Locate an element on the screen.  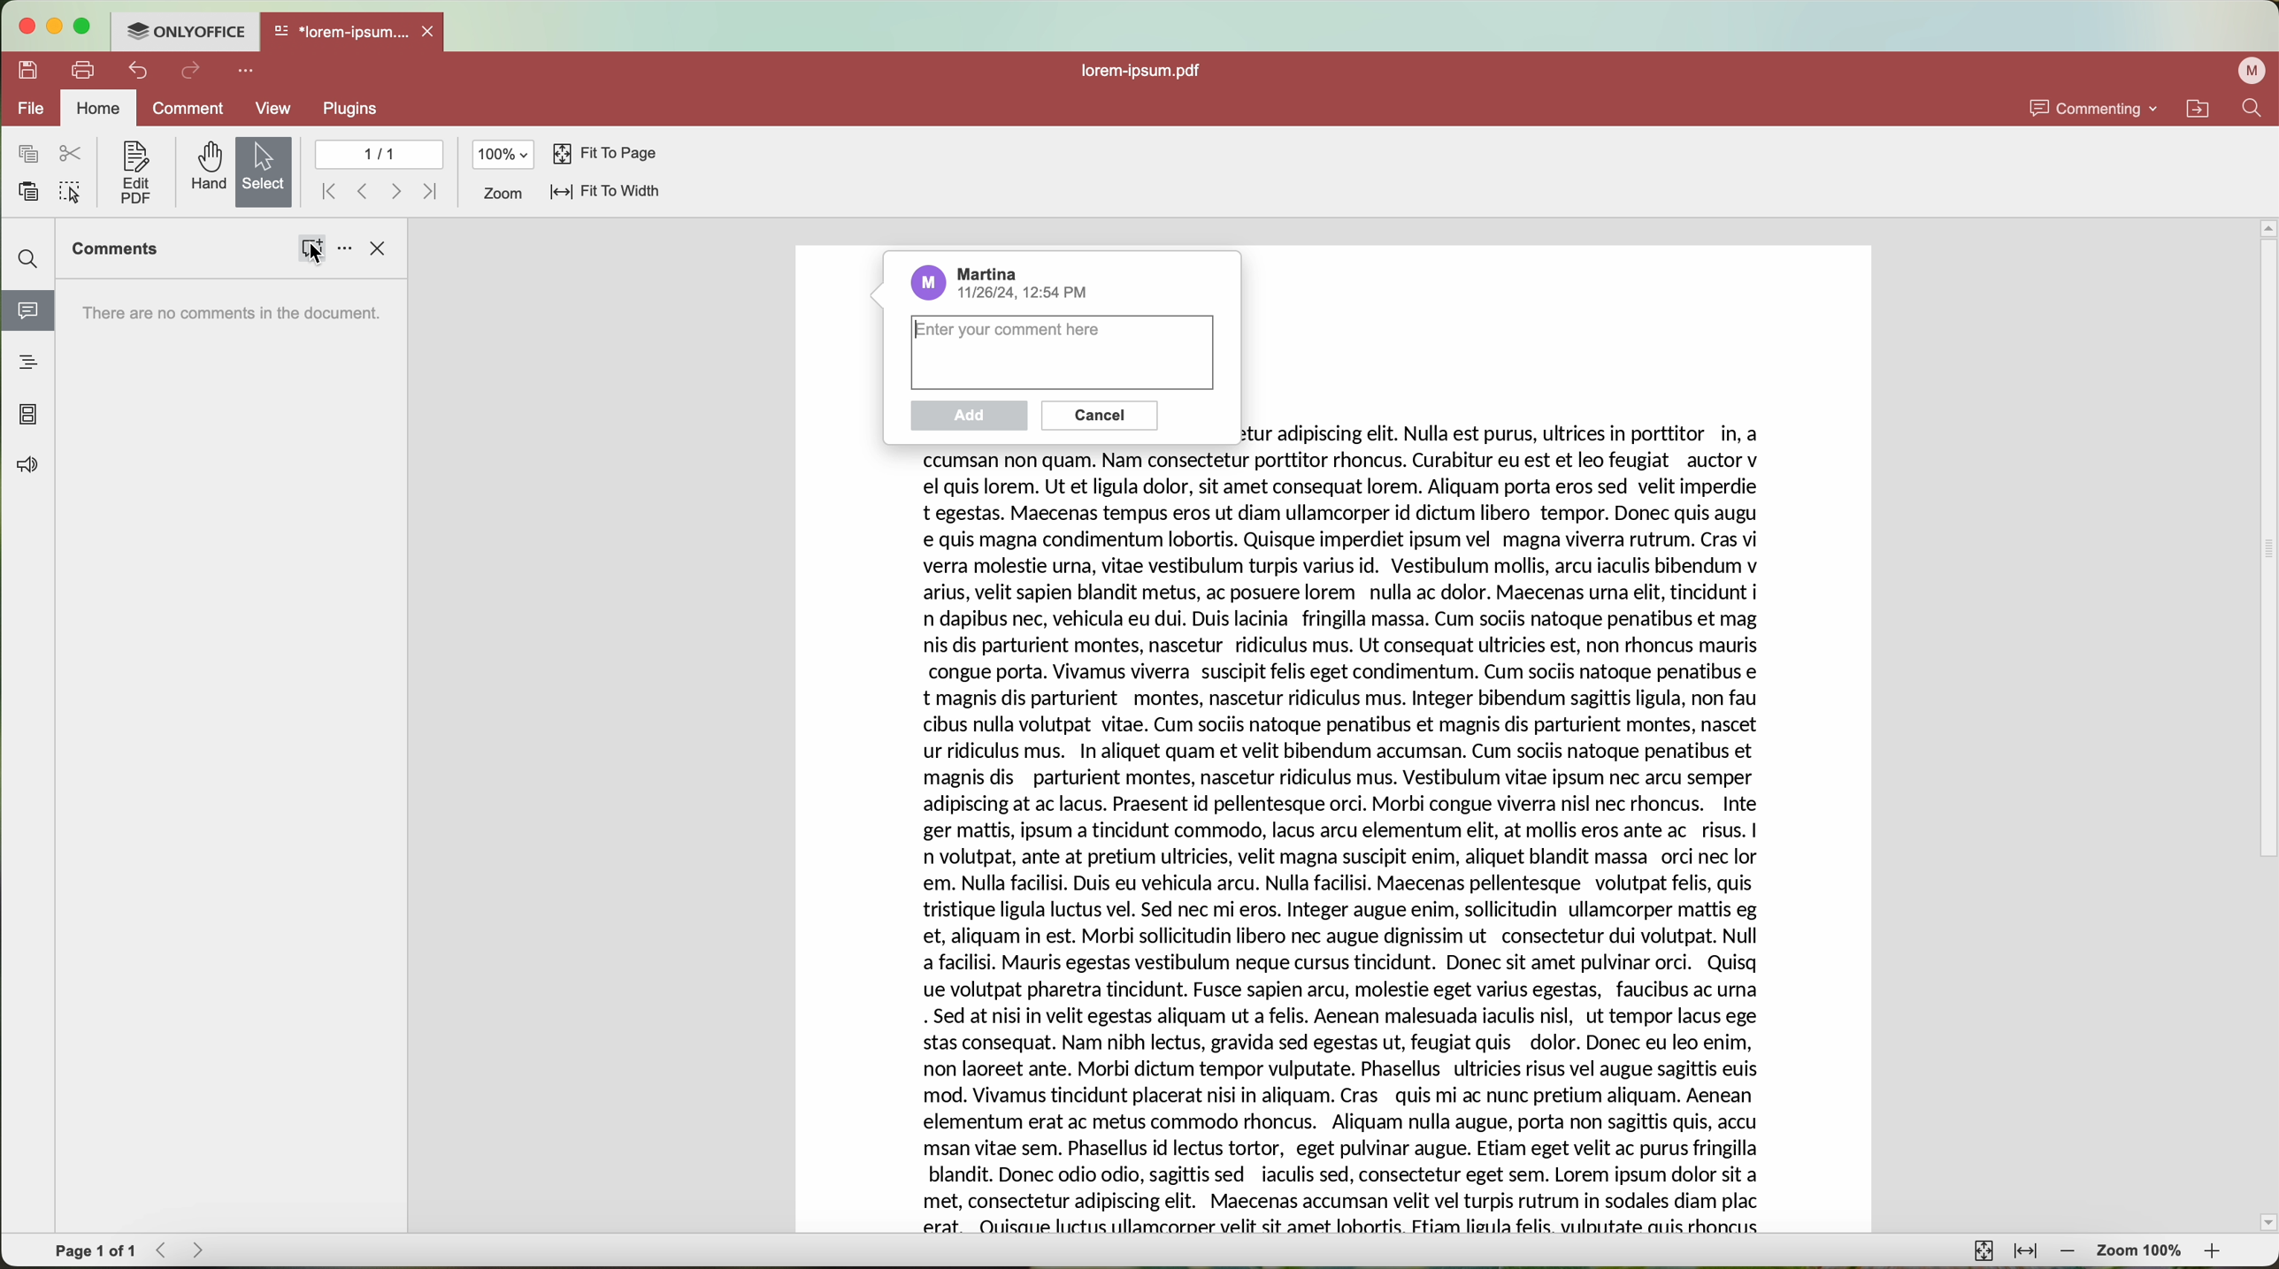
options is located at coordinates (344, 250).